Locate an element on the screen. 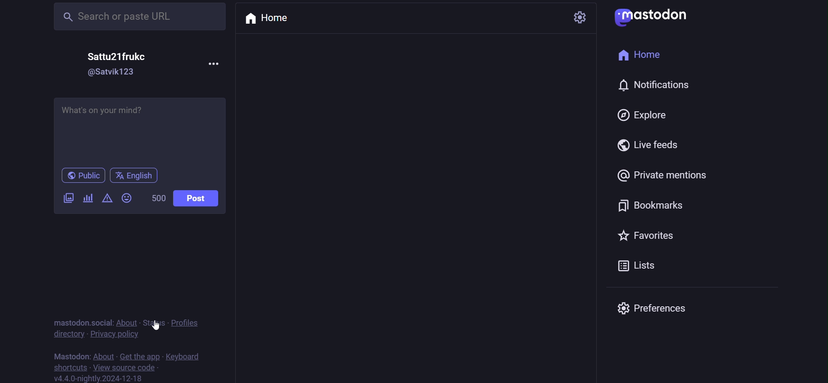 This screenshot has height=383, width=828. home is located at coordinates (637, 54).